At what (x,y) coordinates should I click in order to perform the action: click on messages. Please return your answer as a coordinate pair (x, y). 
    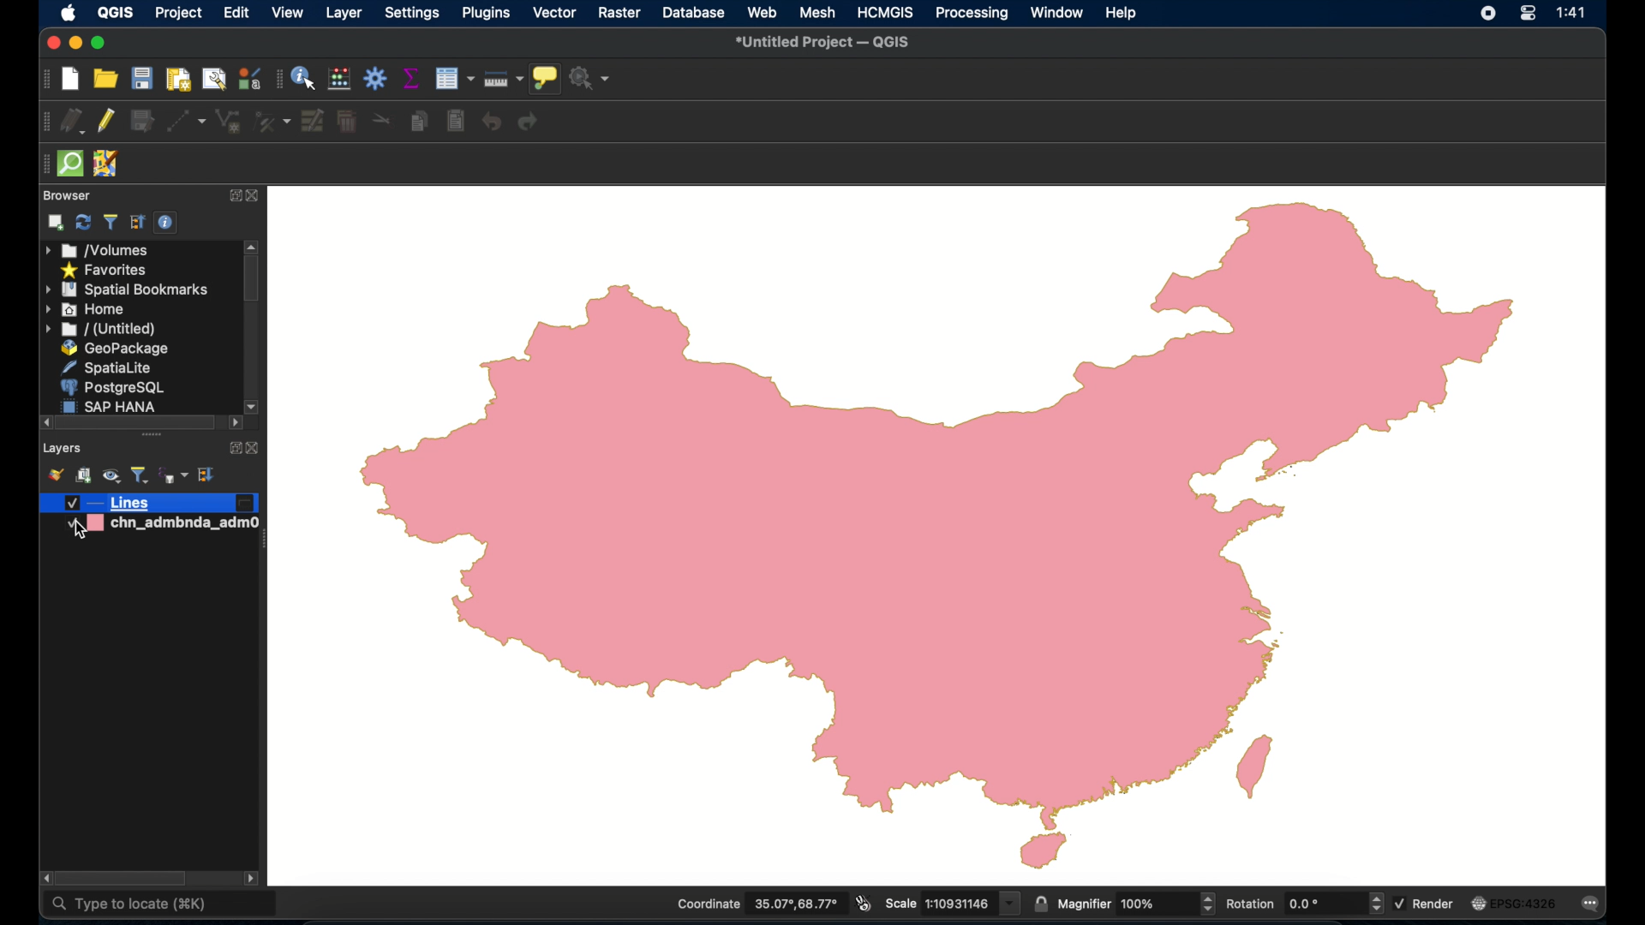
    Looking at the image, I should click on (1594, 904).